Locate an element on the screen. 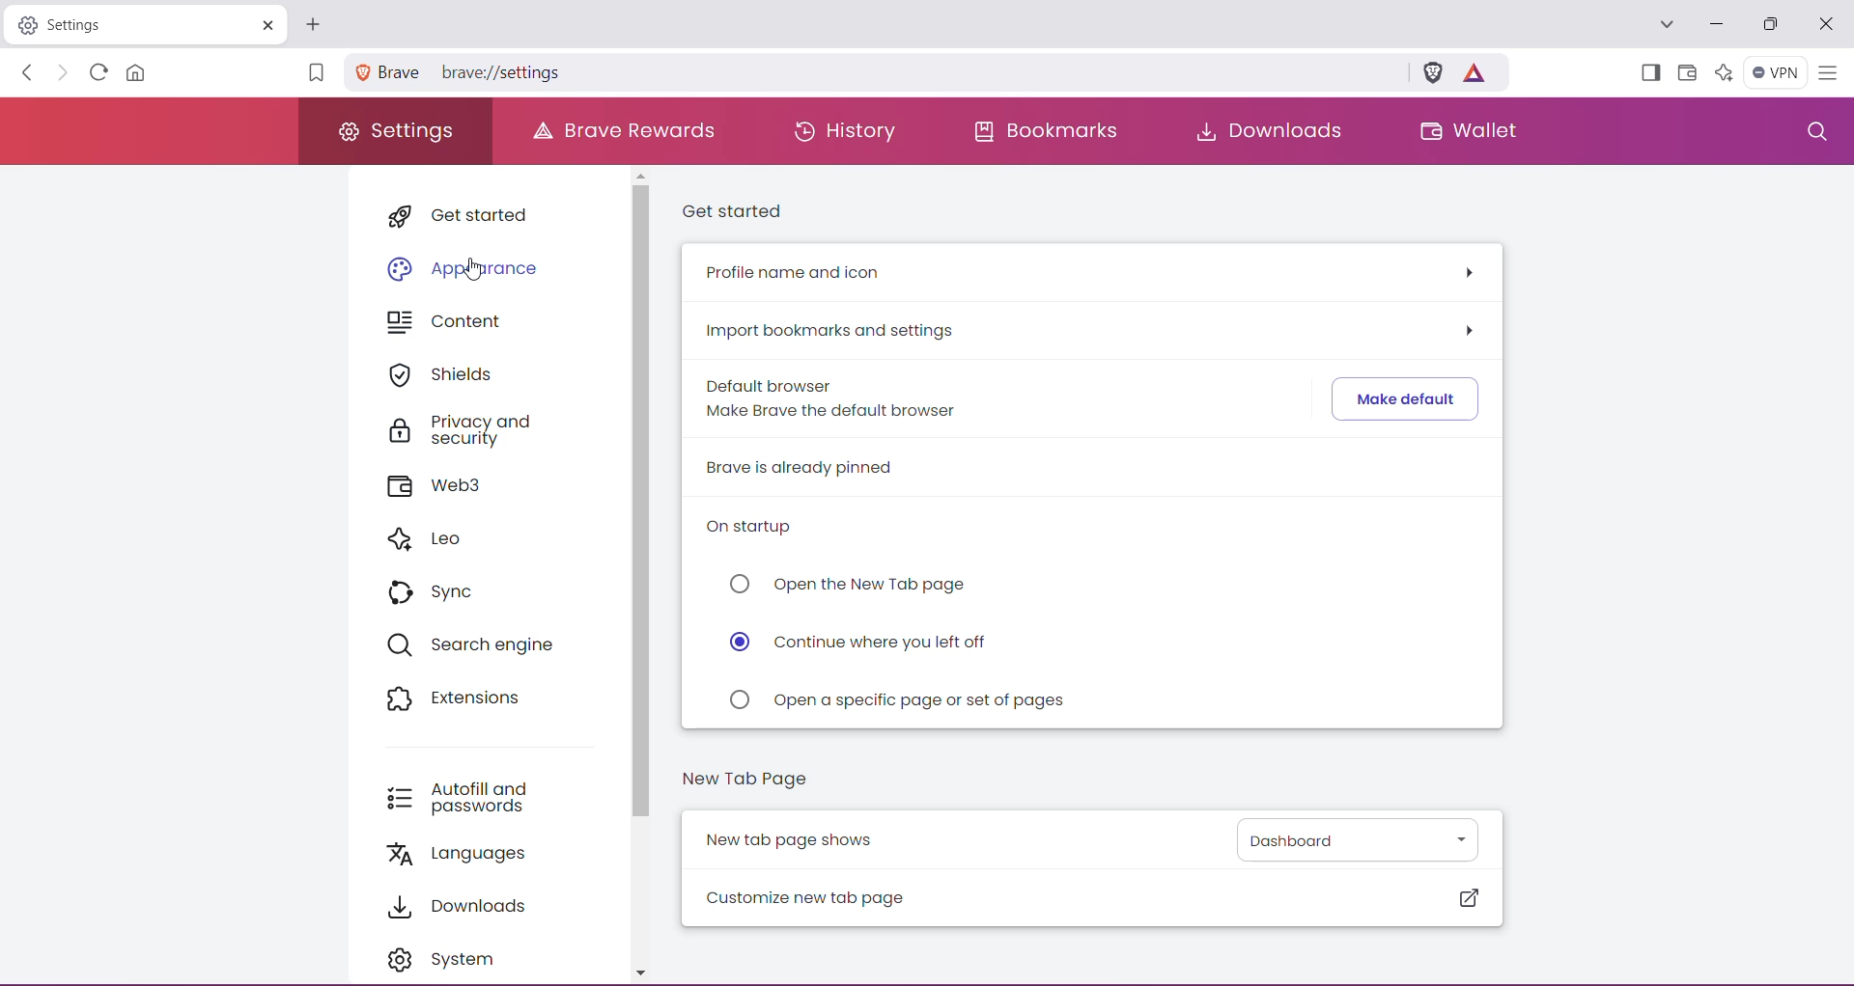 This screenshot has width=1854, height=986. On startup is located at coordinates (767, 528).